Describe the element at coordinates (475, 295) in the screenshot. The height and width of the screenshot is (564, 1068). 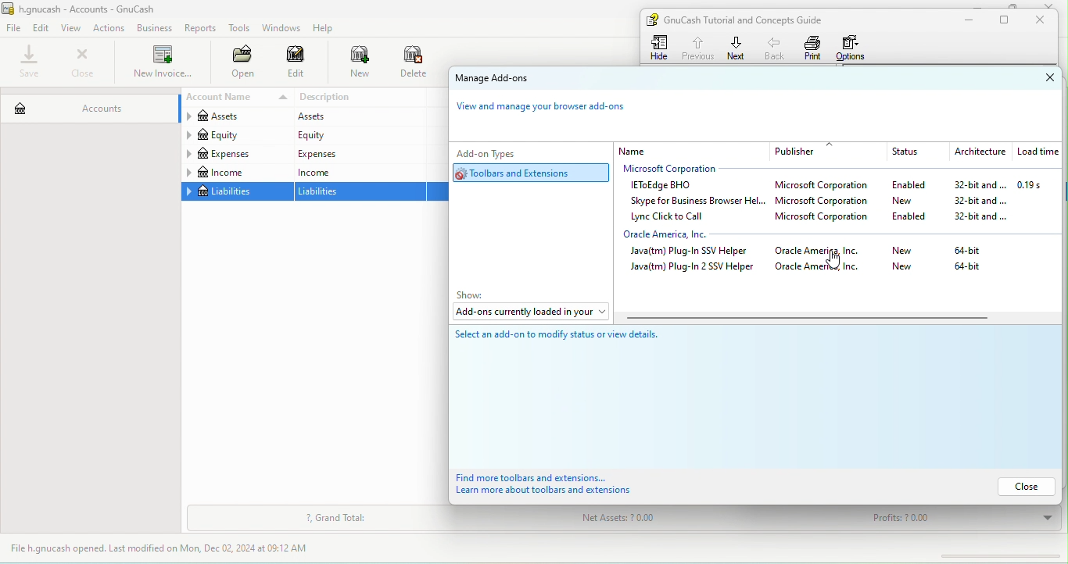
I see `show` at that location.